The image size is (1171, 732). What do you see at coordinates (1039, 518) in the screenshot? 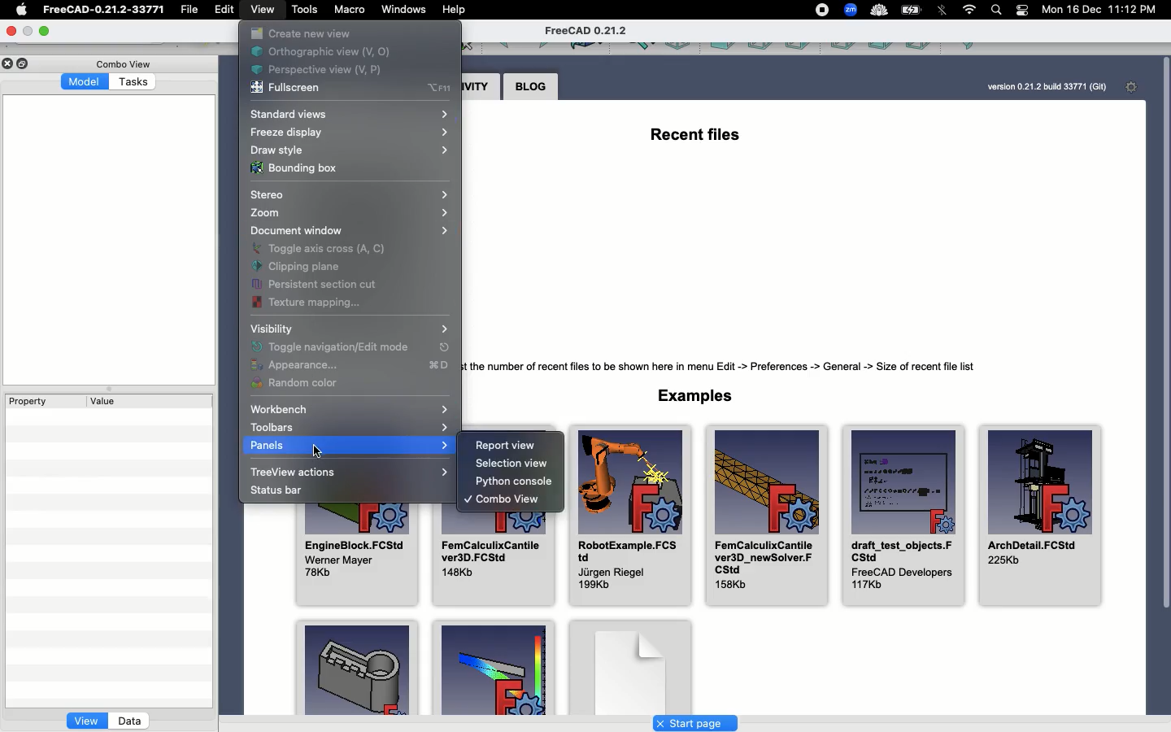
I see `ArchDetail FCStd225Kb` at bounding box center [1039, 518].